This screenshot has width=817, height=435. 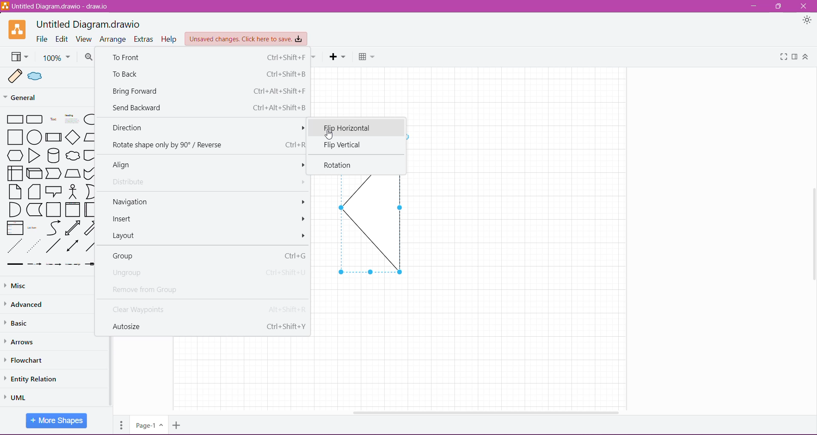 What do you see at coordinates (50, 190) in the screenshot?
I see `Shapes` at bounding box center [50, 190].